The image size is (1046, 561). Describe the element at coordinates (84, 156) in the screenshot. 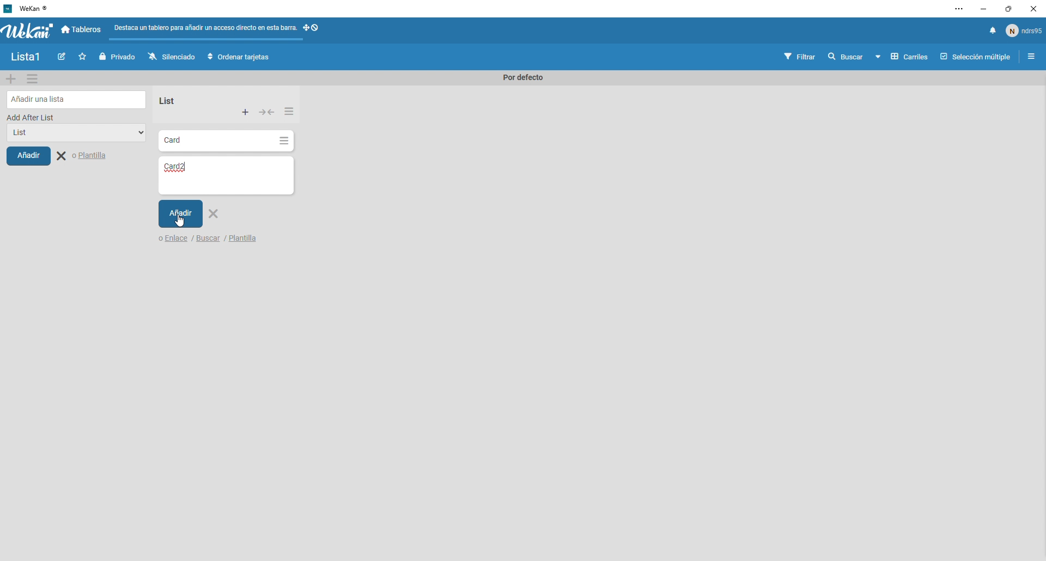

I see `Close` at that location.